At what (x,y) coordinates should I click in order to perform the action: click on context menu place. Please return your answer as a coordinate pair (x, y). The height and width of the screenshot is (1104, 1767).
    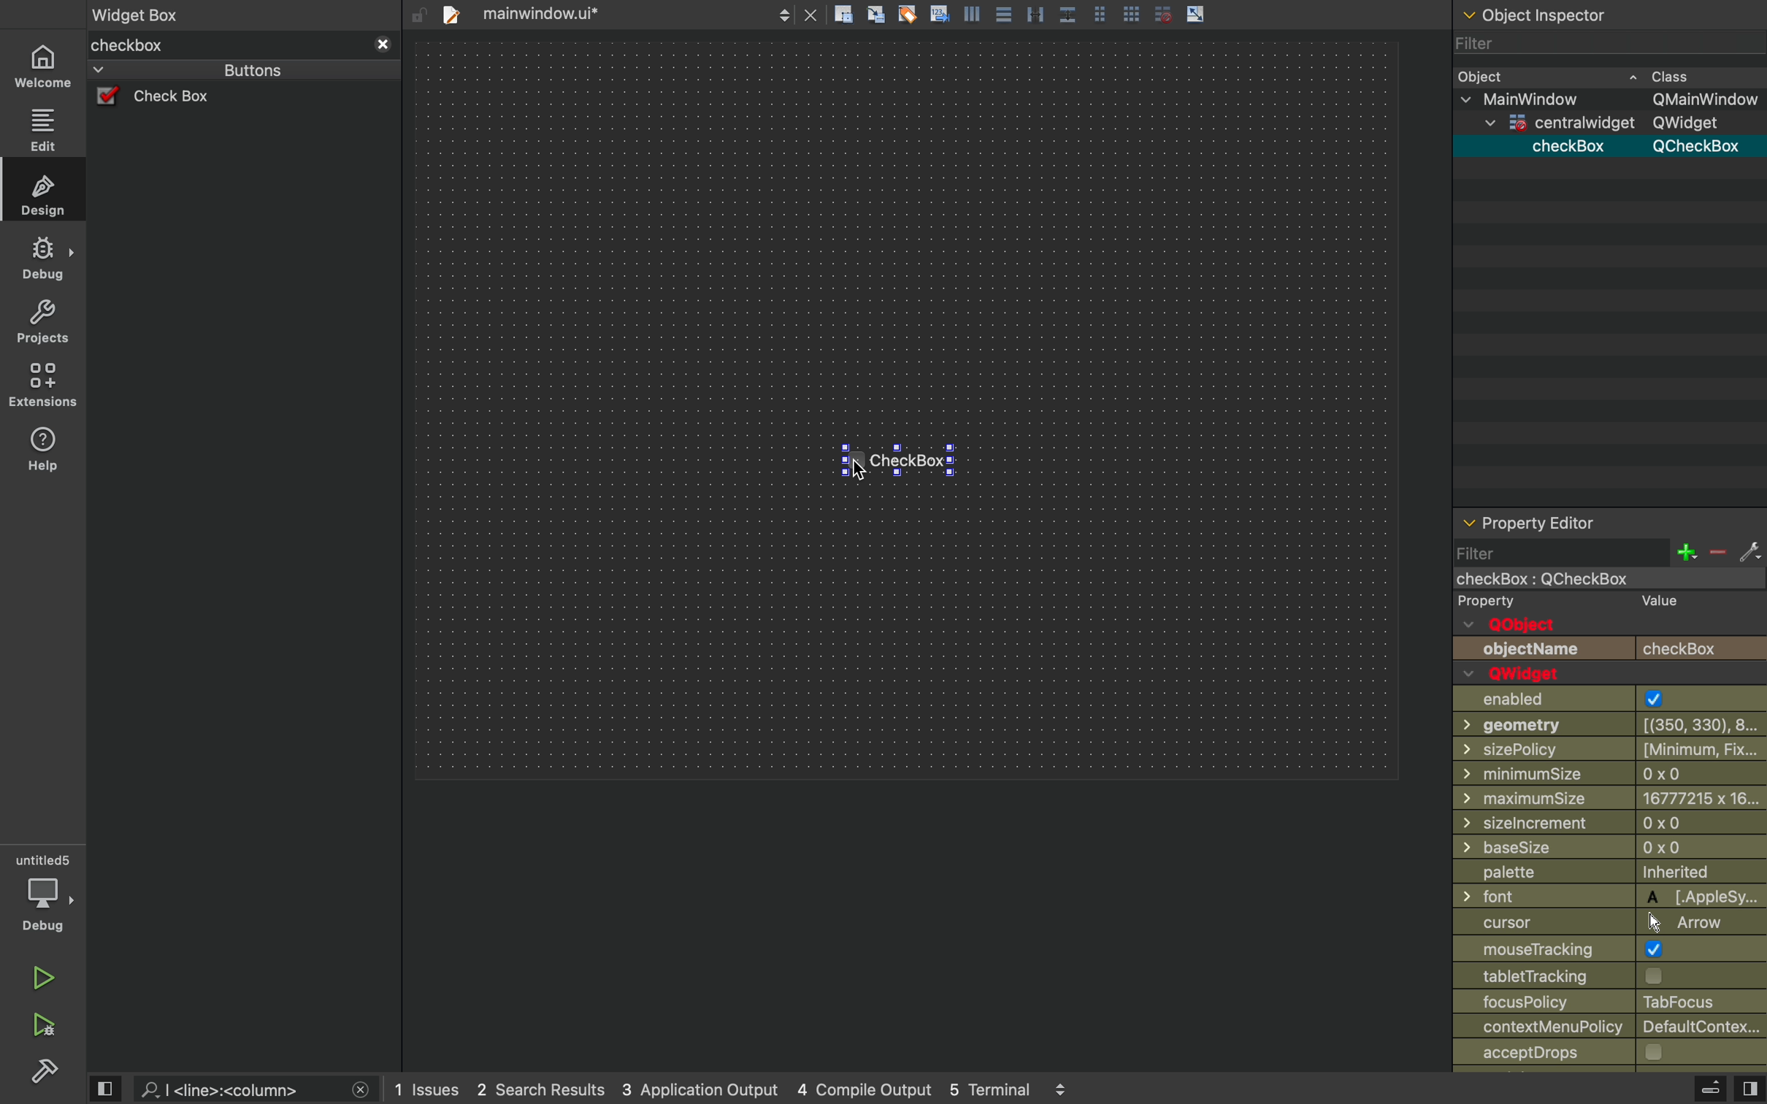
    Looking at the image, I should click on (1614, 1027).